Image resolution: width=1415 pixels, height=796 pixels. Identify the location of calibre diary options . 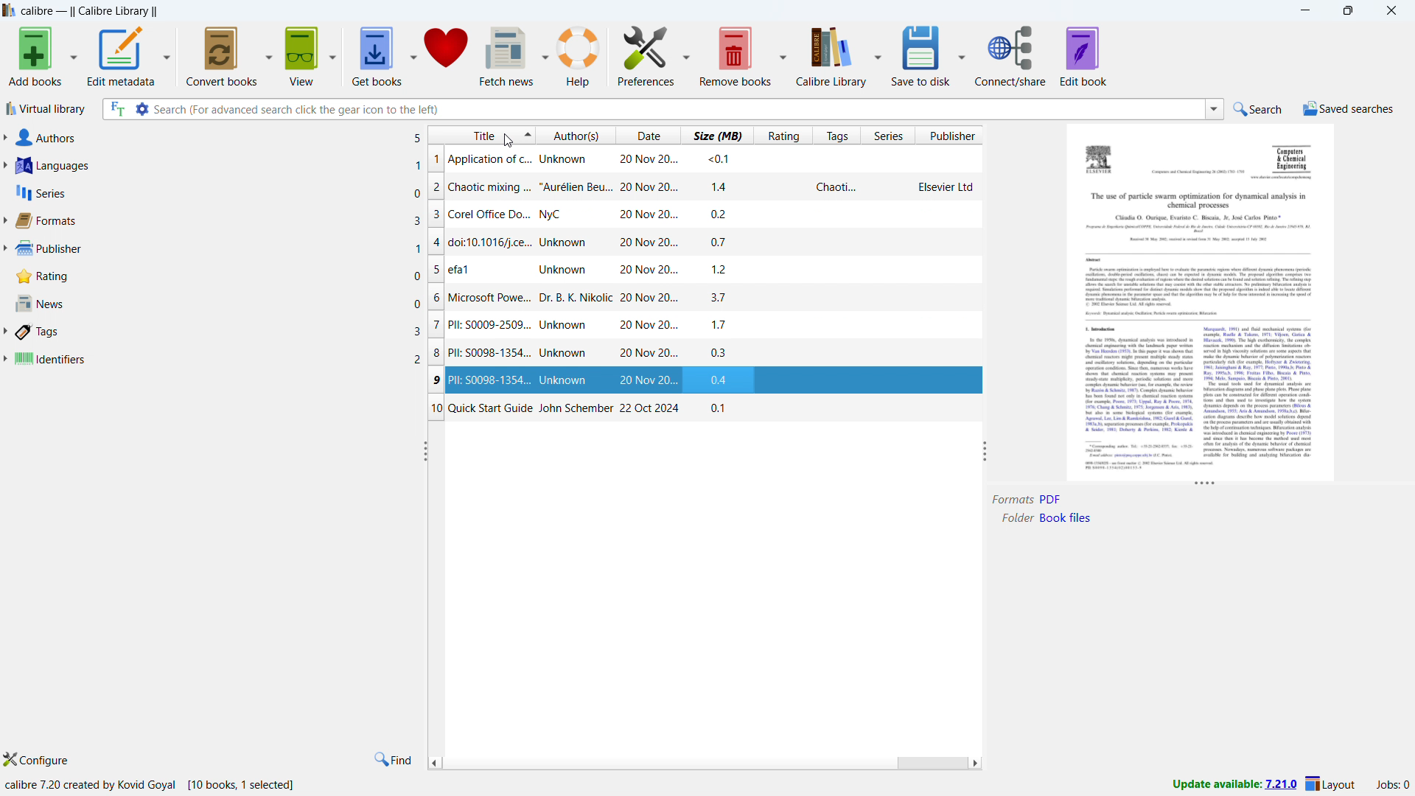
(876, 54).